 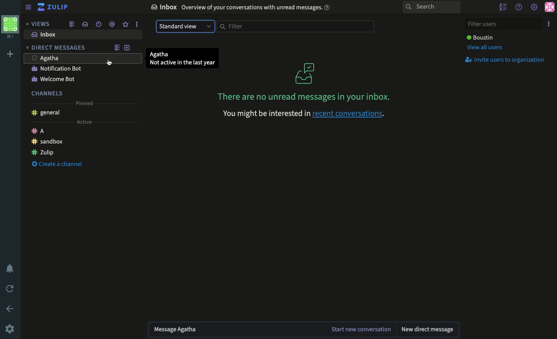 I want to click on Settings, so click(x=535, y=8).